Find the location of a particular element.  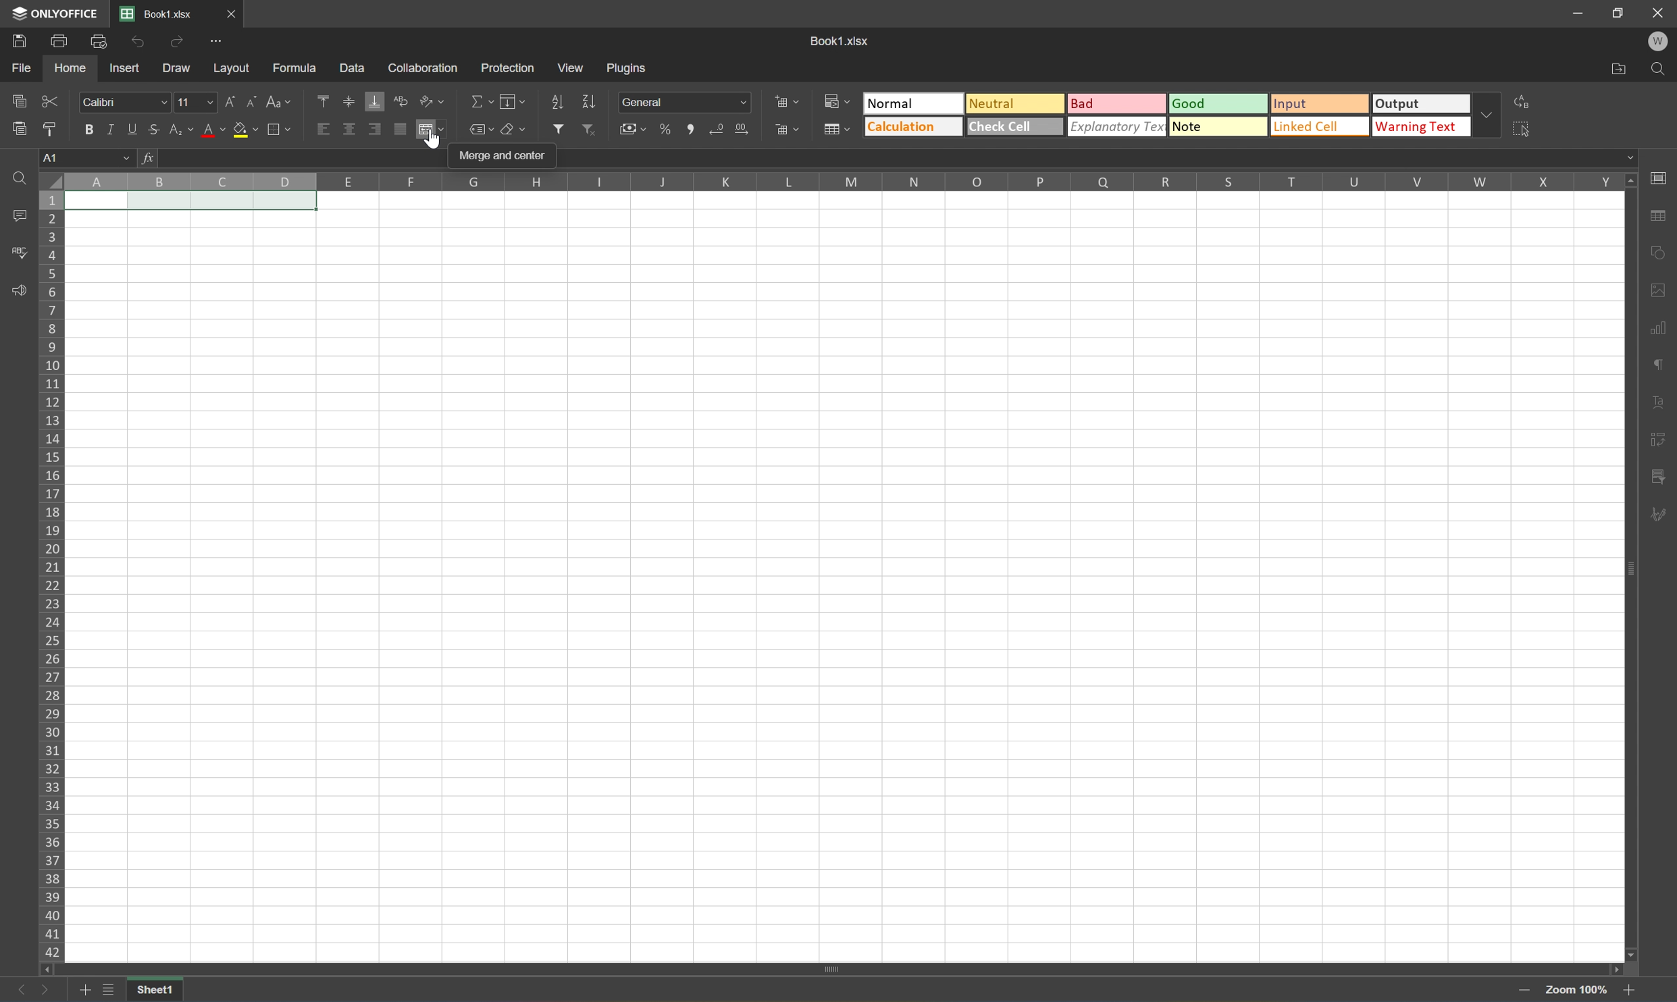

Scroll down is located at coordinates (1633, 955).